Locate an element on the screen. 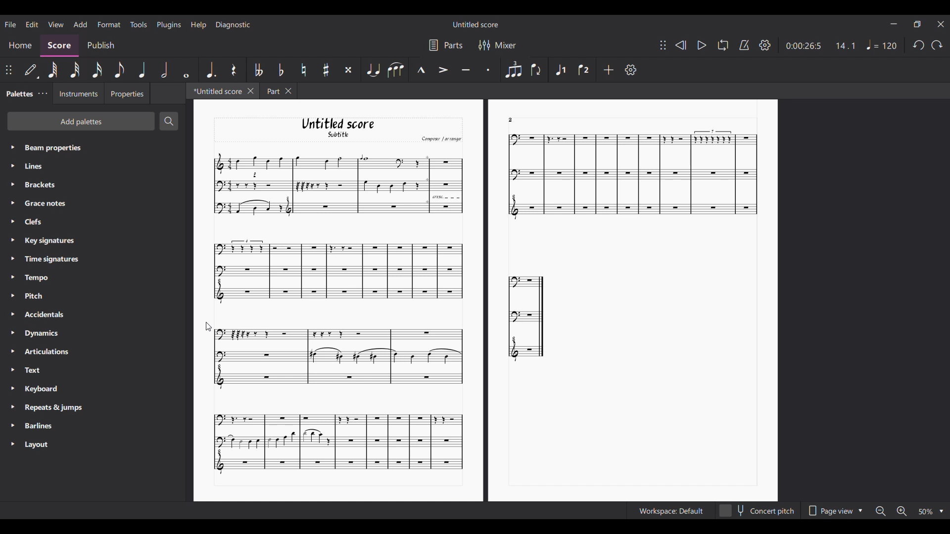  Flip direction is located at coordinates (536, 69).